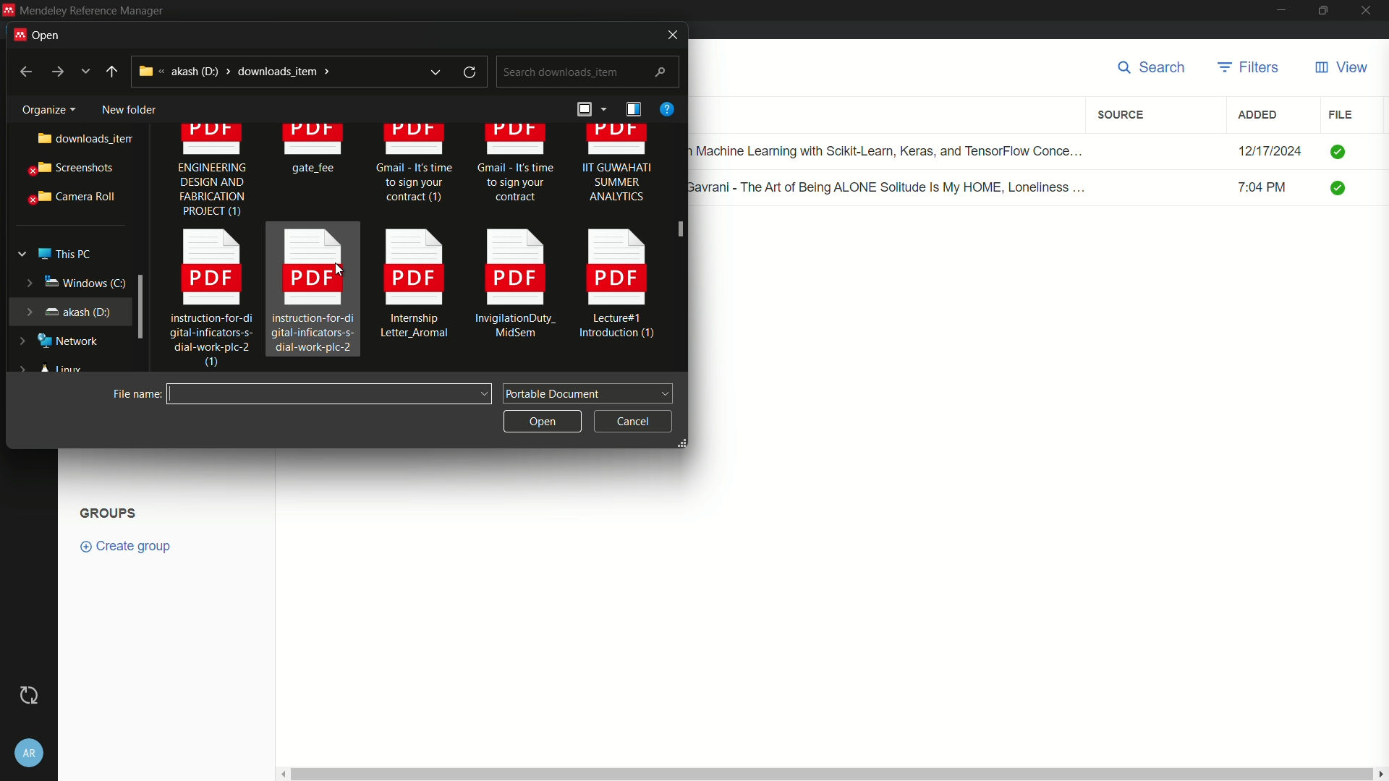  Describe the element at coordinates (680, 249) in the screenshot. I see `scroll bar` at that location.